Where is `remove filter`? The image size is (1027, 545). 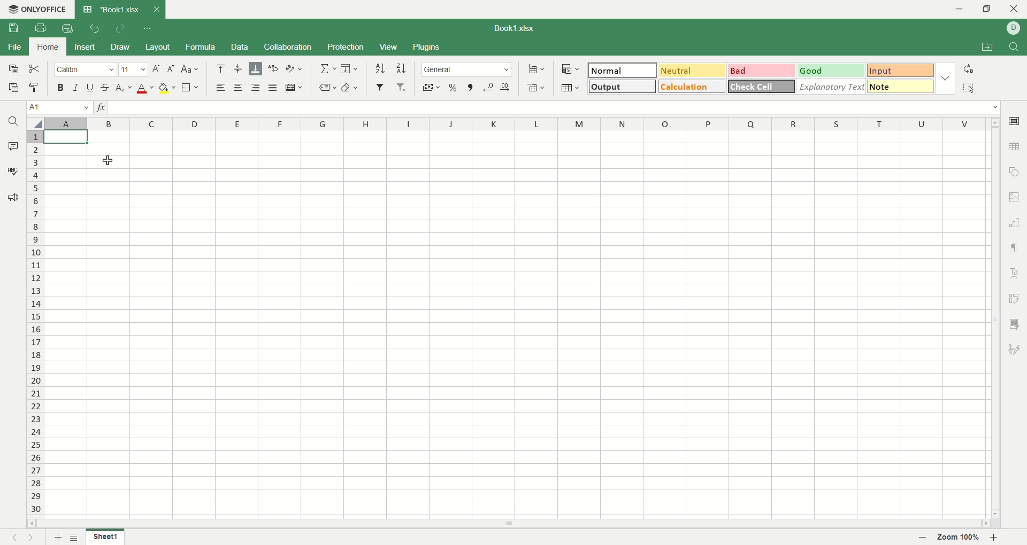
remove filter is located at coordinates (402, 87).